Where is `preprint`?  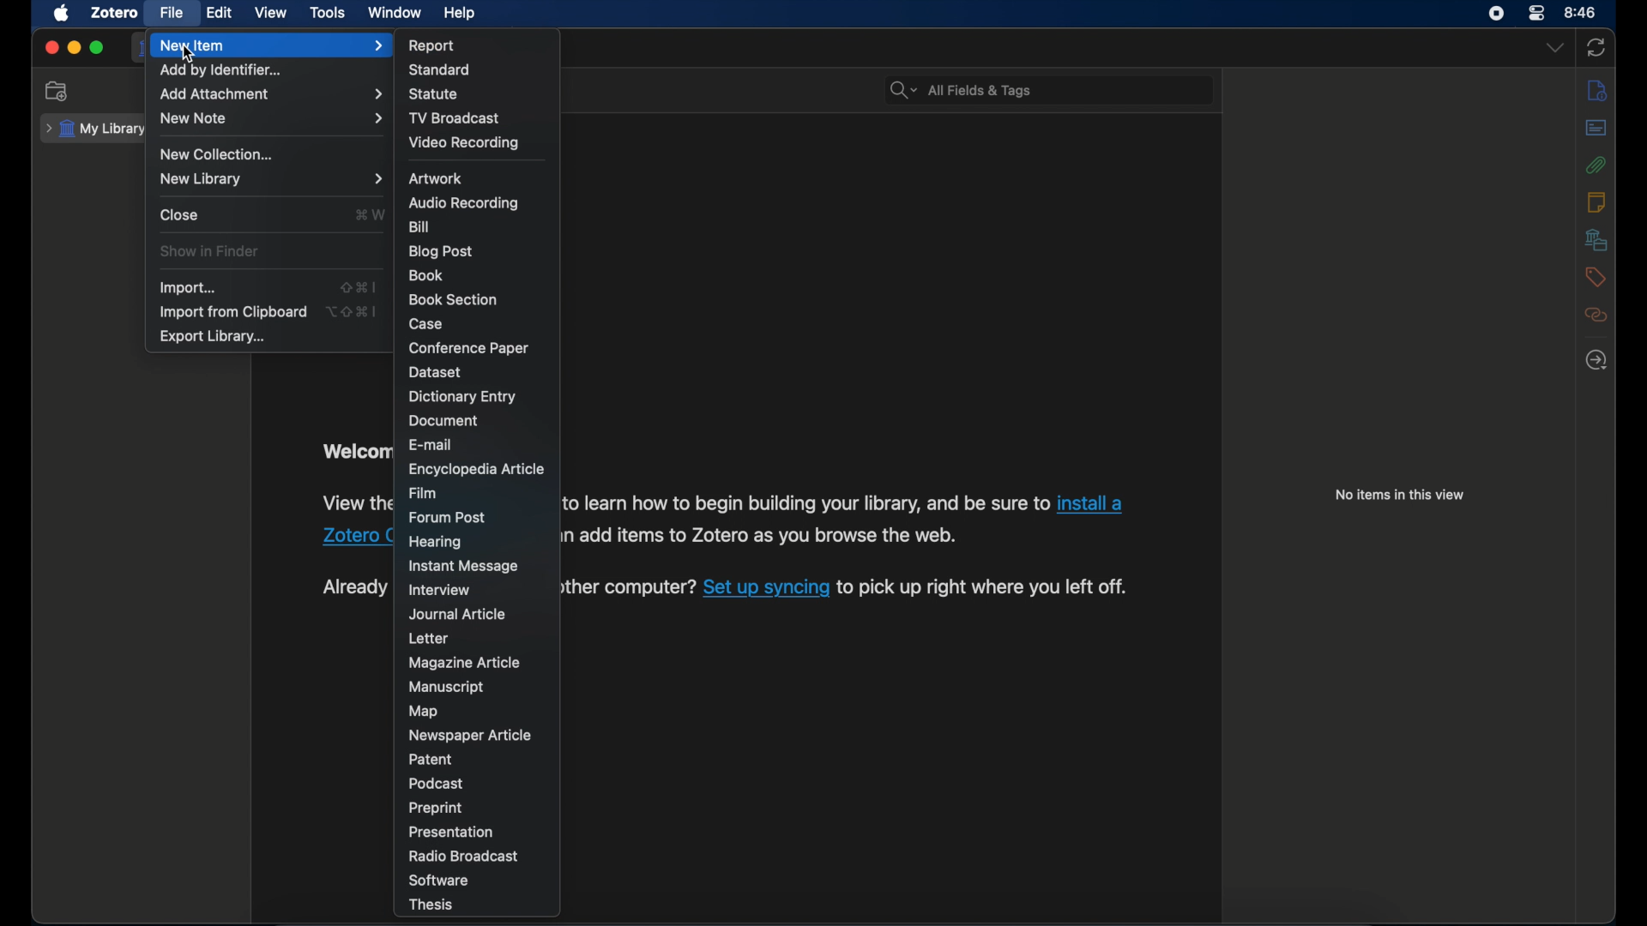 preprint is located at coordinates (434, 808).